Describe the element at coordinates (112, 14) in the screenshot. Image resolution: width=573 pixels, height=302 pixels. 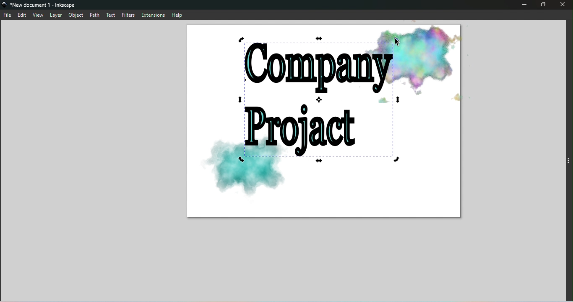
I see `Text` at that location.